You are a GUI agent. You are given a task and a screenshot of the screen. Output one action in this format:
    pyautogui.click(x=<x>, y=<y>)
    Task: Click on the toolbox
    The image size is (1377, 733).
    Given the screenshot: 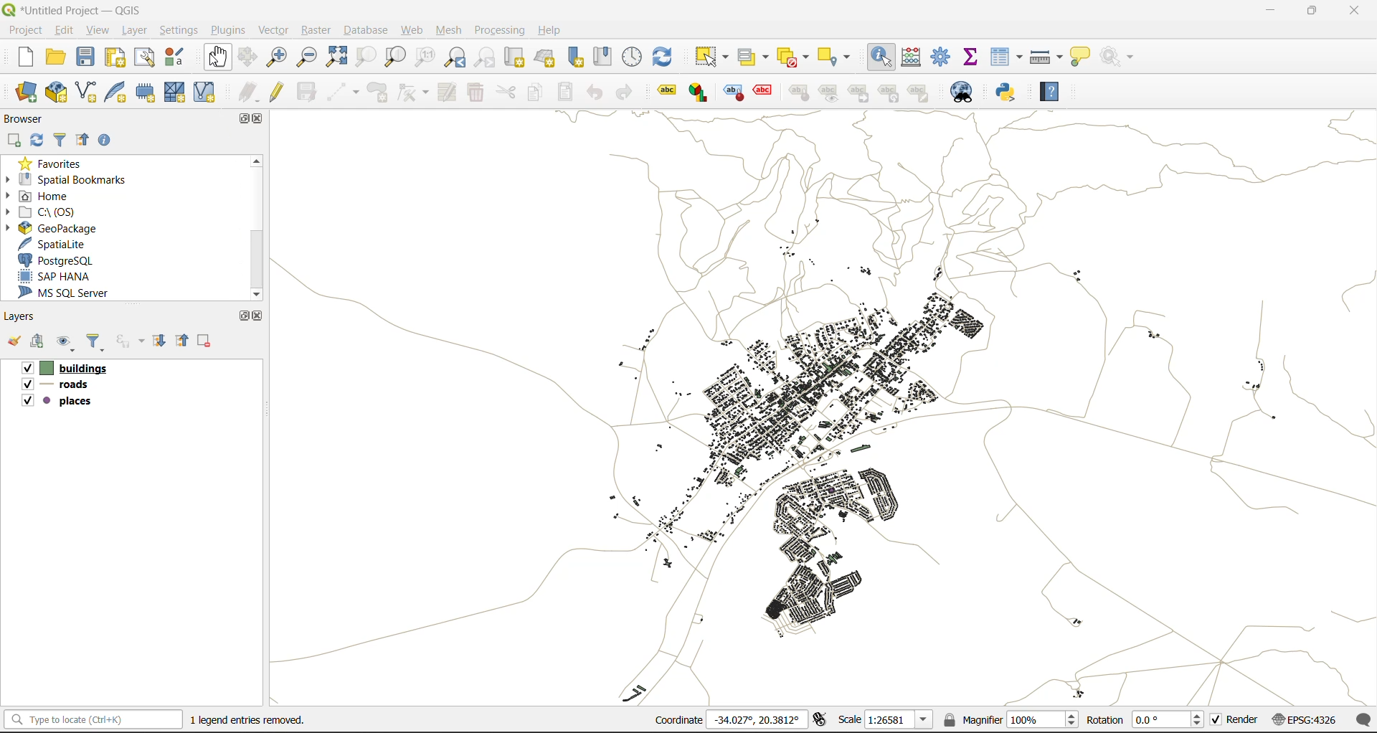 What is the action you would take?
    pyautogui.click(x=942, y=57)
    